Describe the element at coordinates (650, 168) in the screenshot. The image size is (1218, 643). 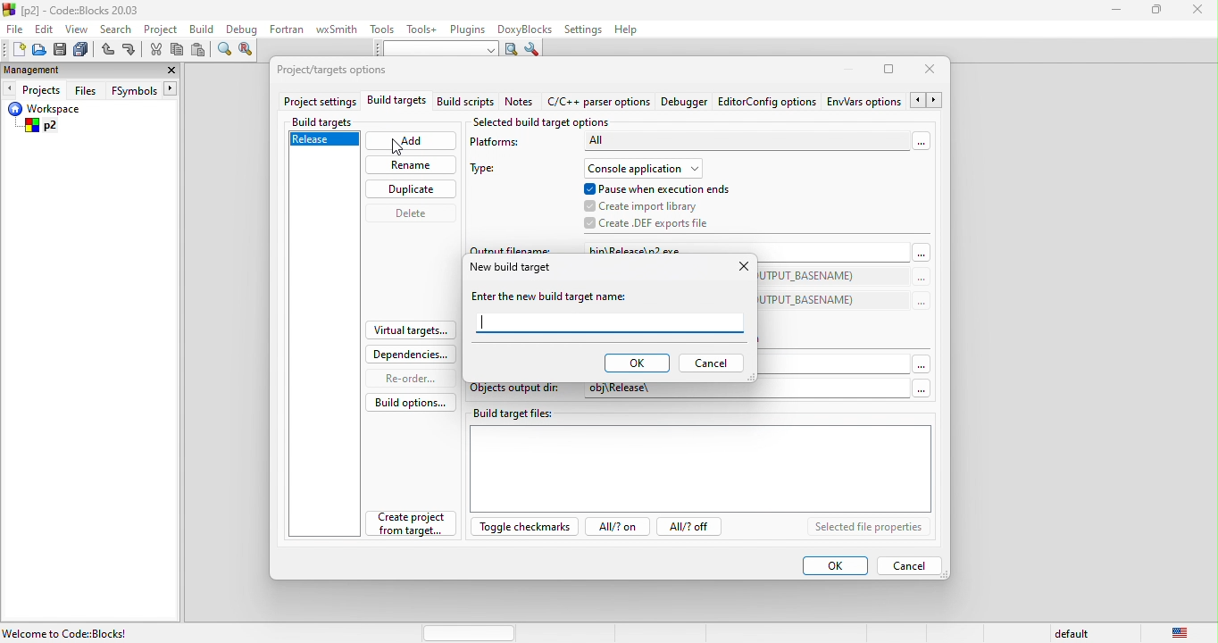
I see `console application` at that location.